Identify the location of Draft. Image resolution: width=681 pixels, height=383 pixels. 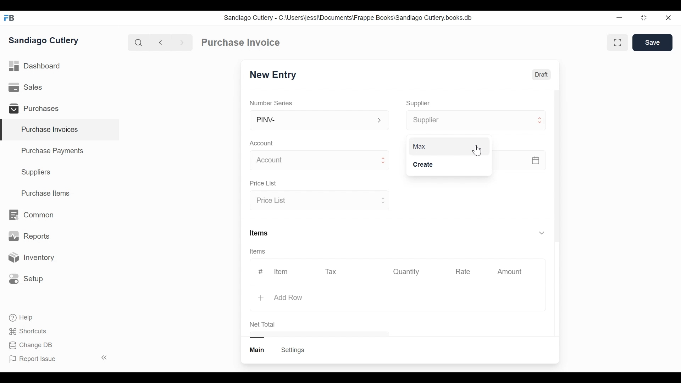
(542, 76).